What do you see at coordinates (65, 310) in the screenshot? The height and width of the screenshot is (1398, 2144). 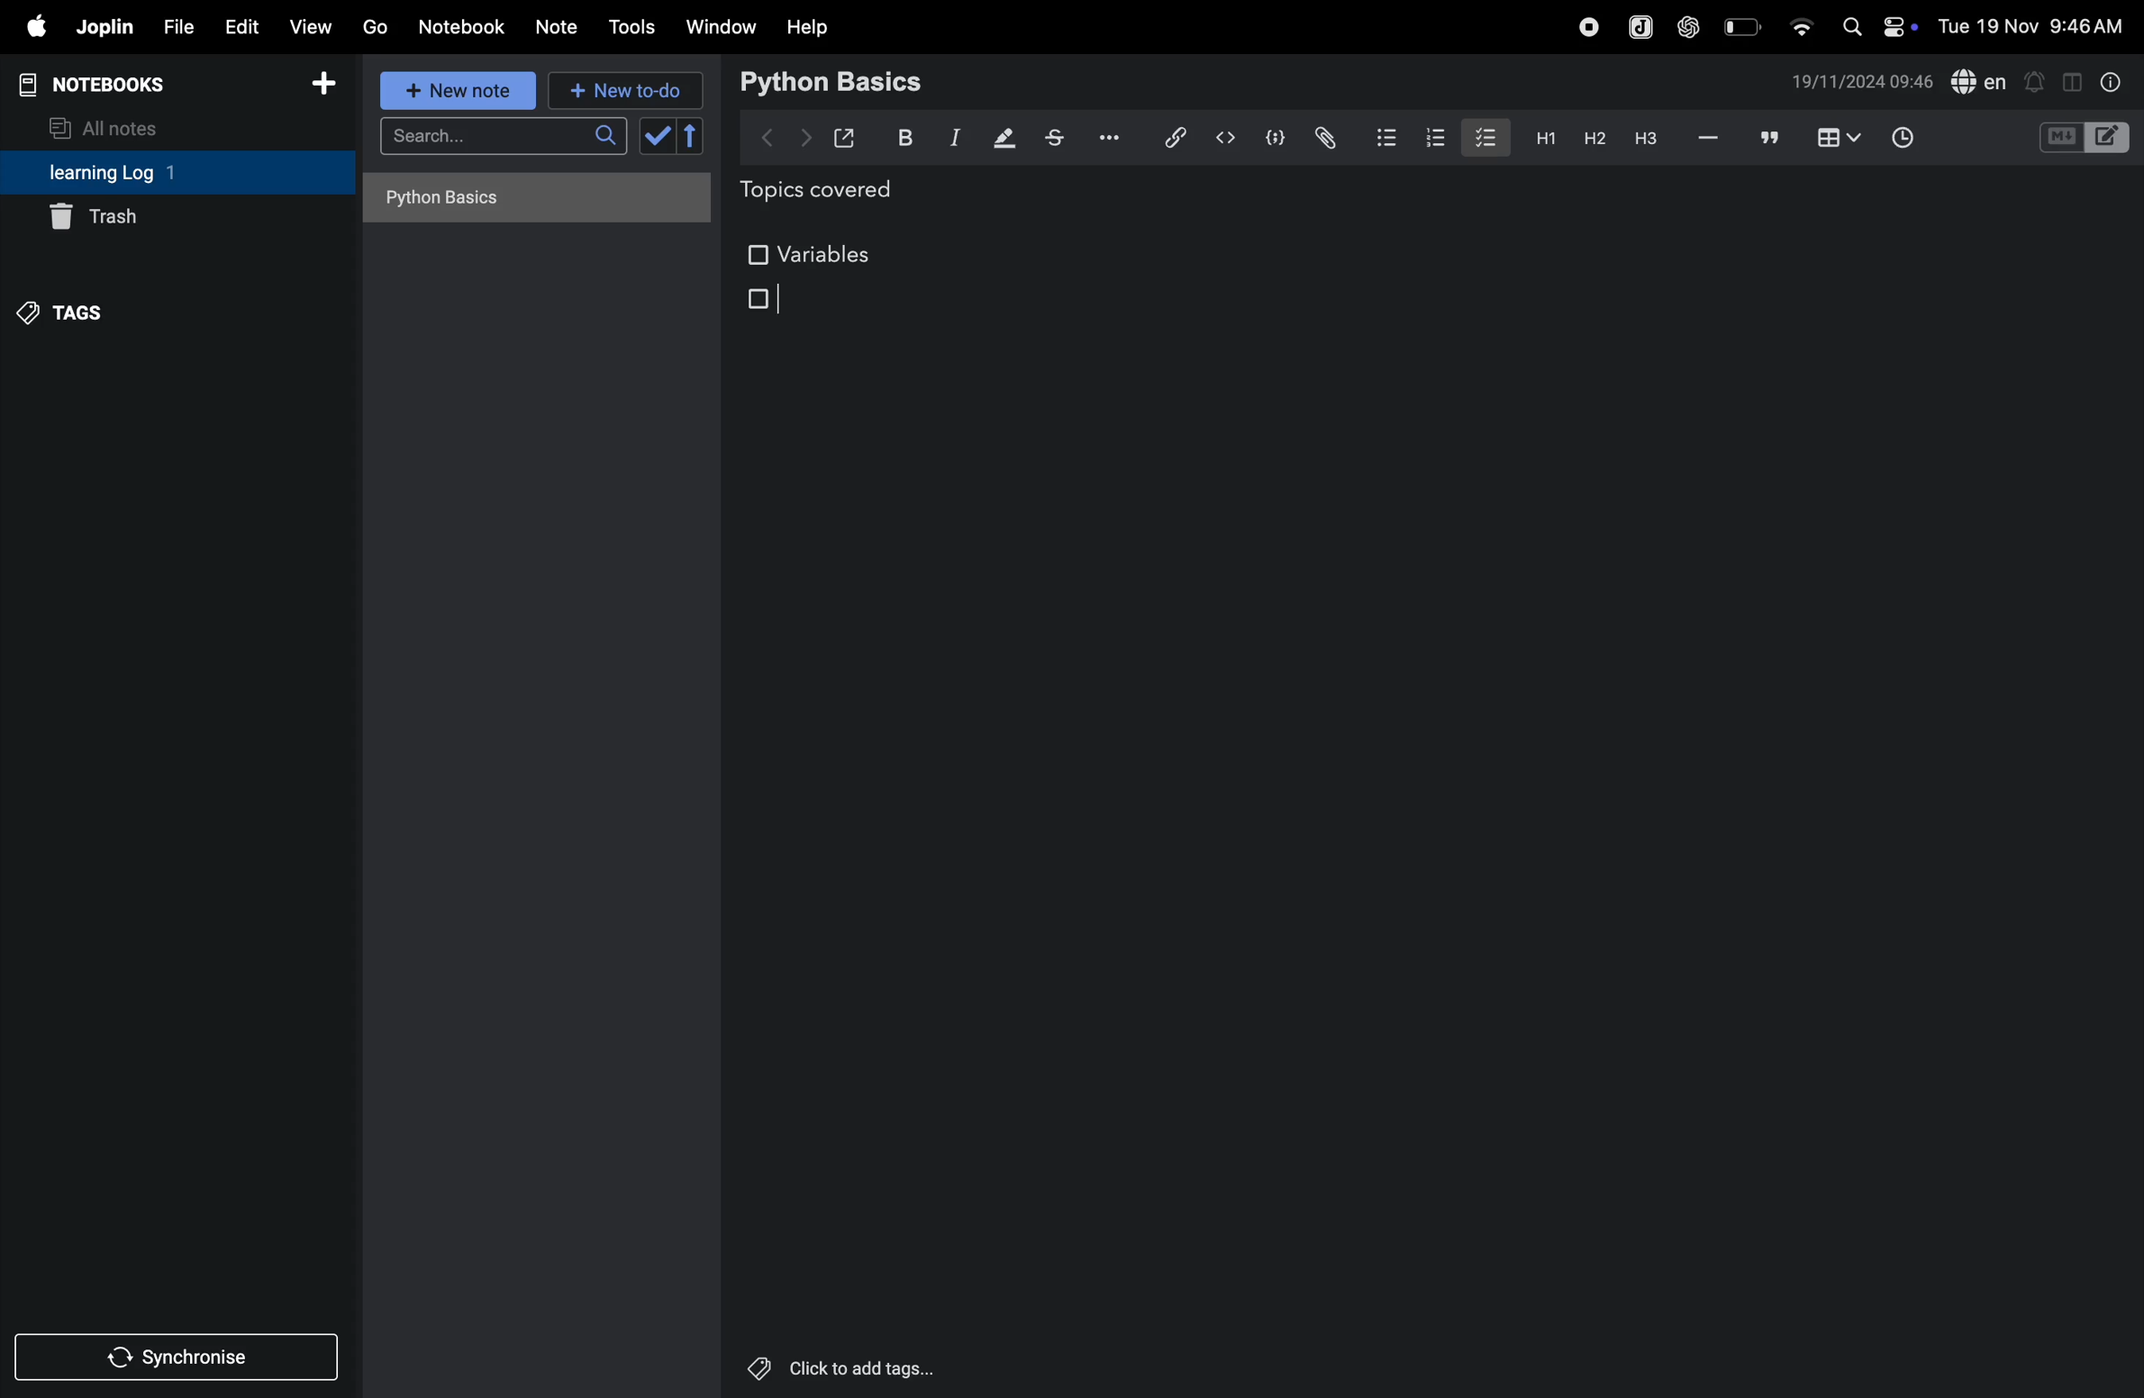 I see `tags` at bounding box center [65, 310].